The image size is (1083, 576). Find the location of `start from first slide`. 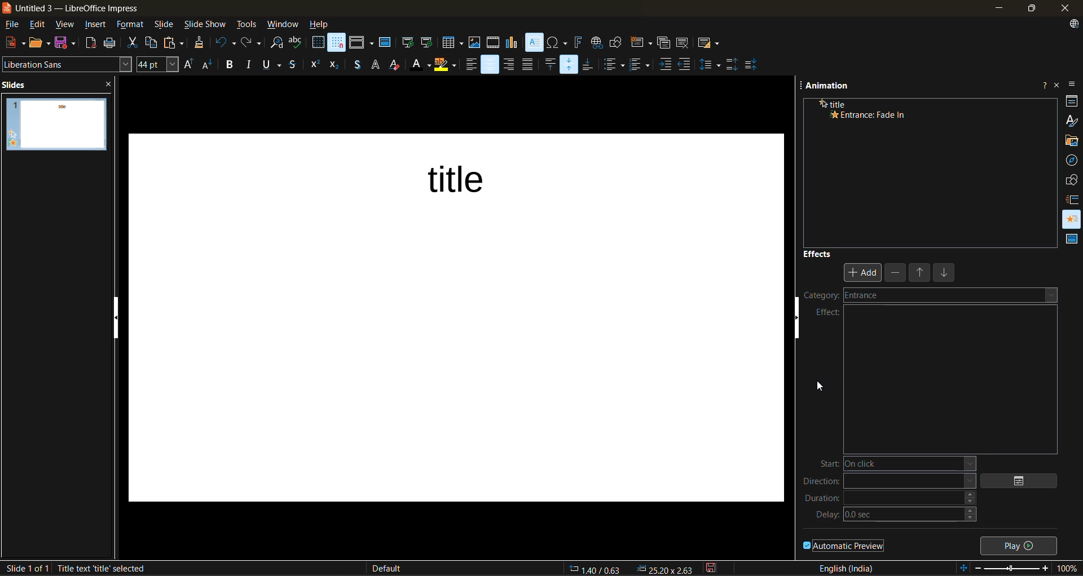

start from first slide is located at coordinates (408, 43).